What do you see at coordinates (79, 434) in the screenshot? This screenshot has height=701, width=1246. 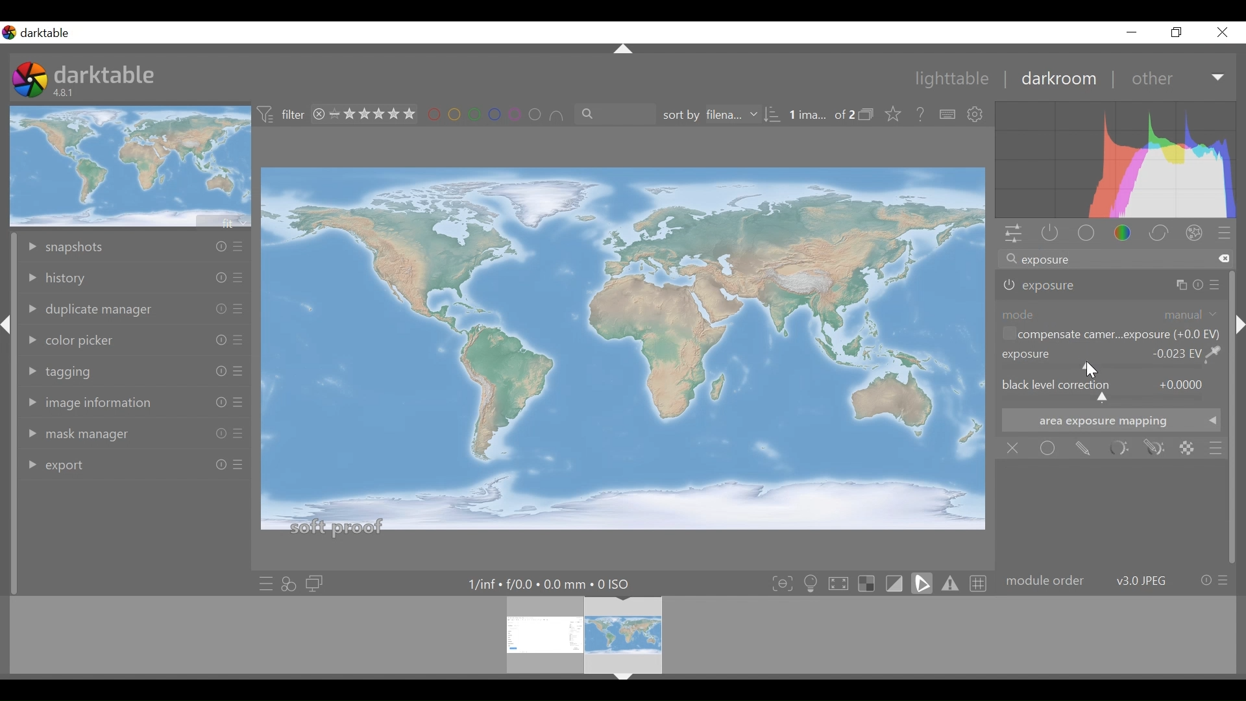 I see `mask manager` at bounding box center [79, 434].